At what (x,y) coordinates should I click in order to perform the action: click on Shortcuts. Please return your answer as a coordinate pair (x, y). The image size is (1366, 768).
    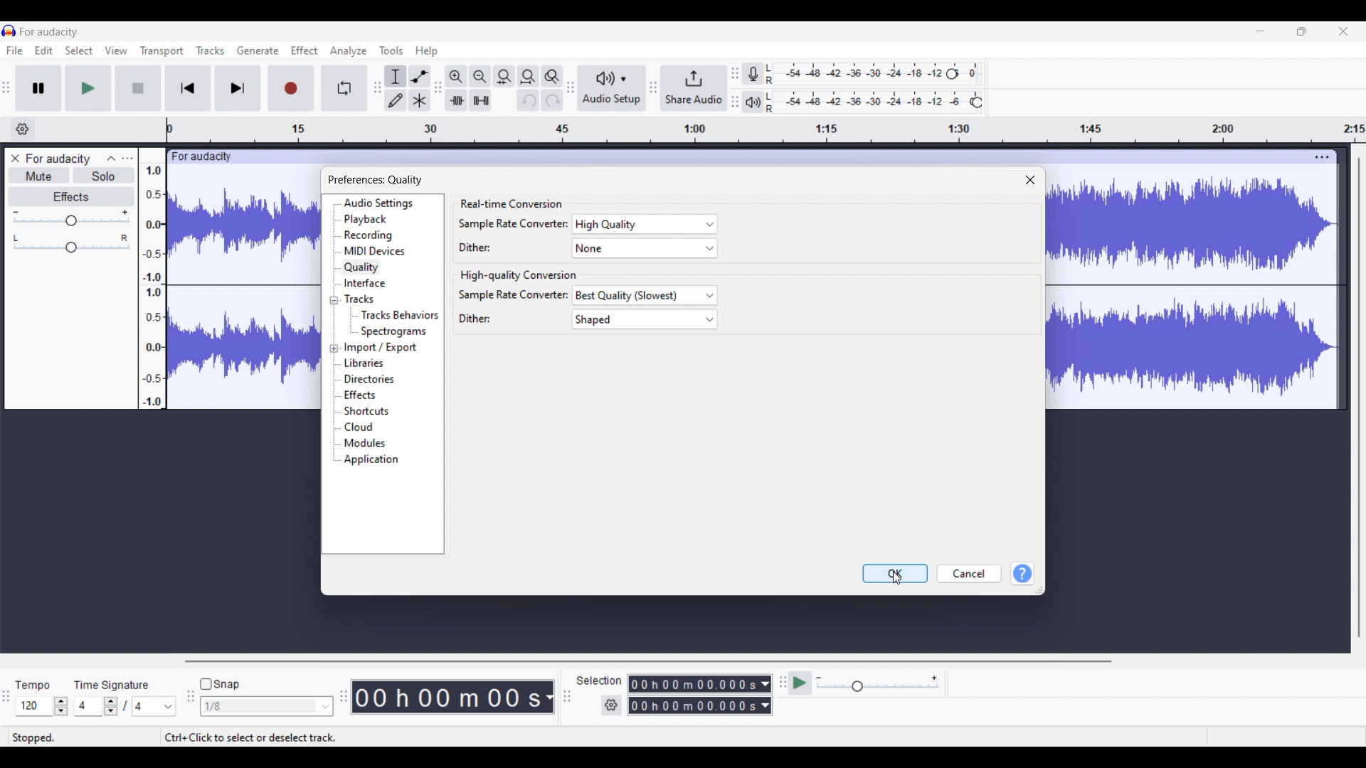
    Looking at the image, I should click on (366, 411).